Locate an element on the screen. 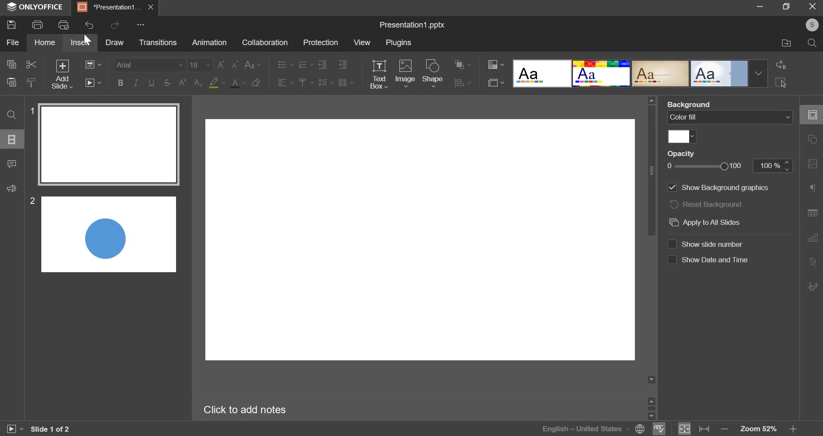  view is located at coordinates (362, 43).